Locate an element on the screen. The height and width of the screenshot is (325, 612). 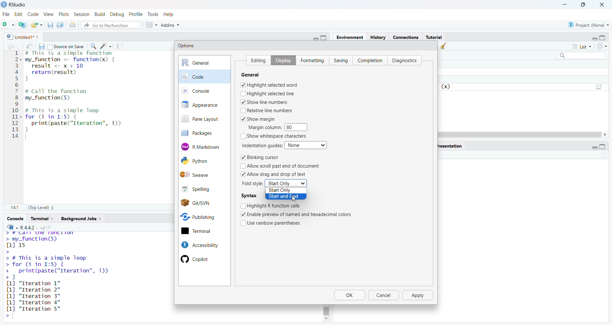
compile report is located at coordinates (121, 45).